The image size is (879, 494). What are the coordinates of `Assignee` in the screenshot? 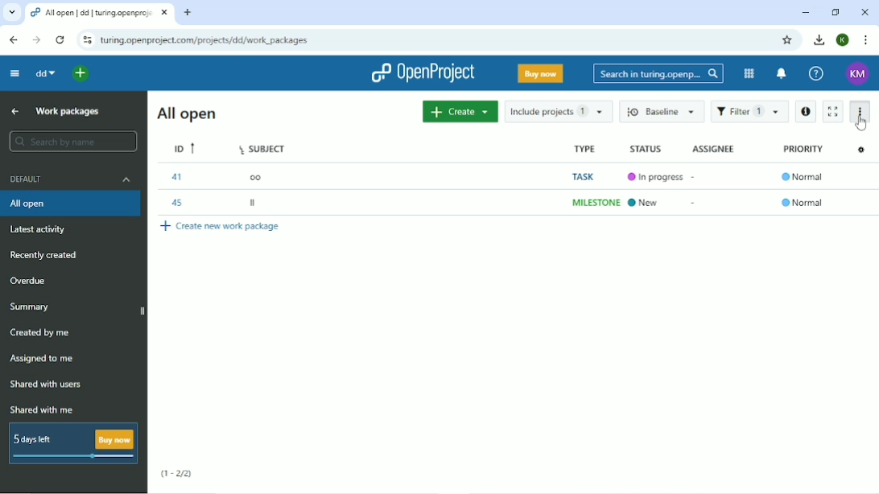 It's located at (716, 149).